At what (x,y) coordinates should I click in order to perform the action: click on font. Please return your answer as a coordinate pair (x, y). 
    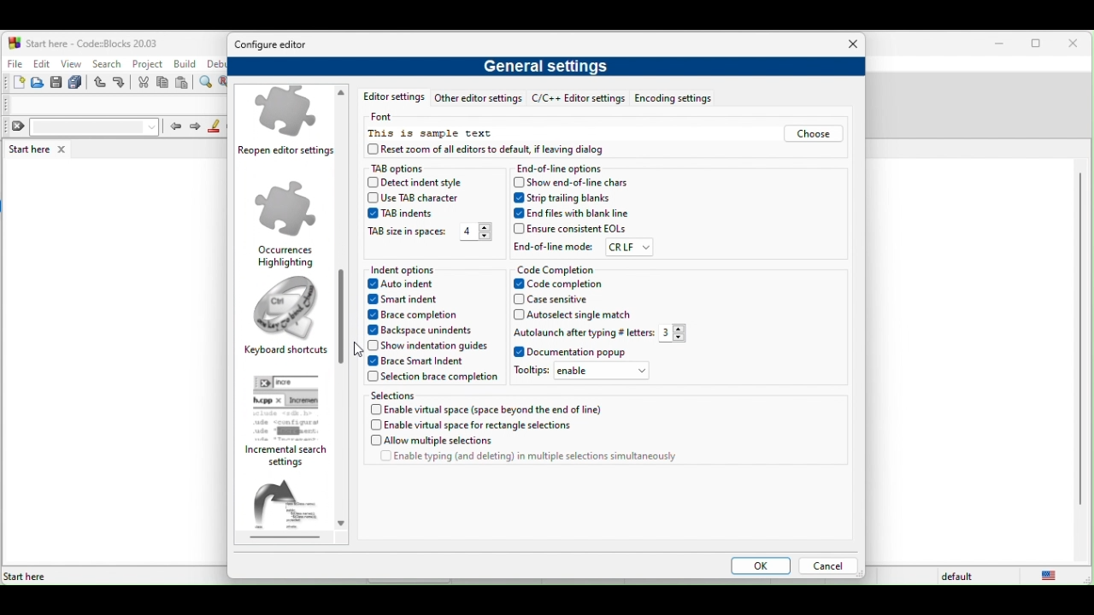
    Looking at the image, I should click on (388, 117).